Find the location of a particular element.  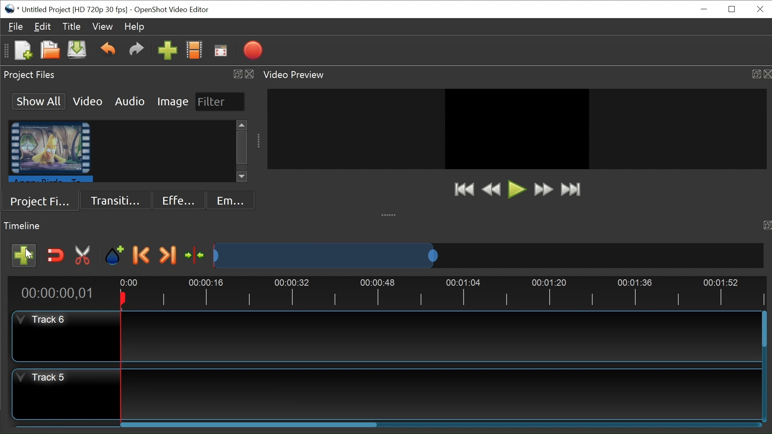

Help is located at coordinates (134, 27).